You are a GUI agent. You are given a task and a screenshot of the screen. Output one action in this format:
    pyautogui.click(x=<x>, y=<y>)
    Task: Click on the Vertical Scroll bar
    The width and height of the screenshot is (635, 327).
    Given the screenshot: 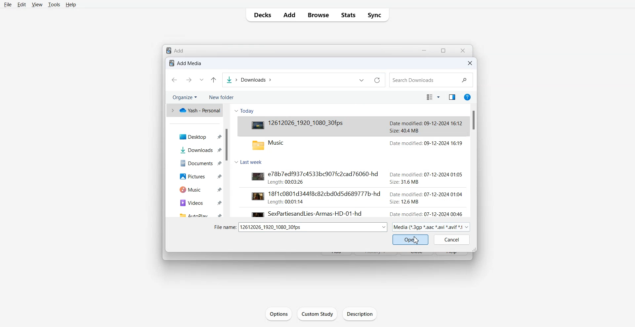 What is the action you would take?
    pyautogui.click(x=227, y=145)
    